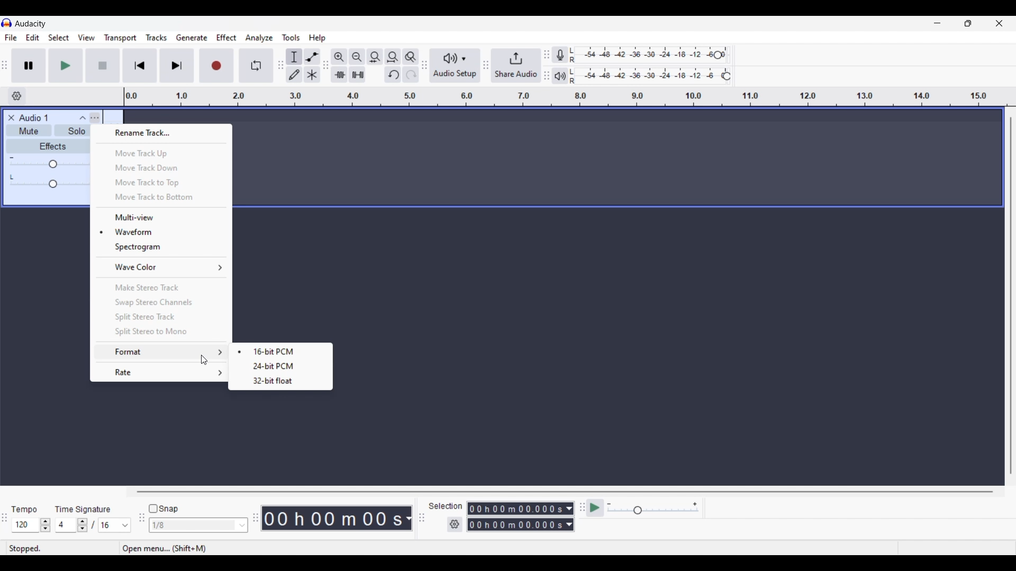  What do you see at coordinates (999, 23) in the screenshot?
I see `Close interface` at bounding box center [999, 23].